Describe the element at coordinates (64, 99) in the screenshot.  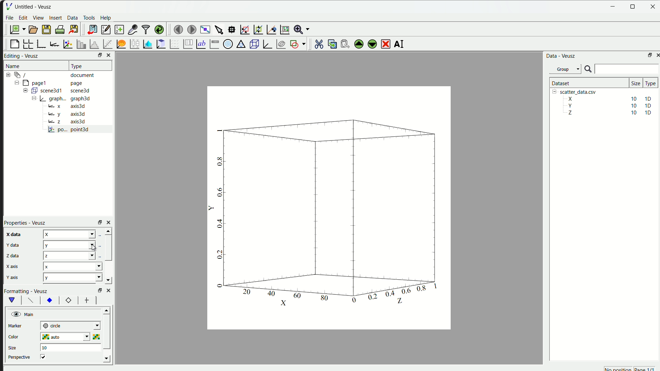
I see `= | graph... graph3d` at that location.